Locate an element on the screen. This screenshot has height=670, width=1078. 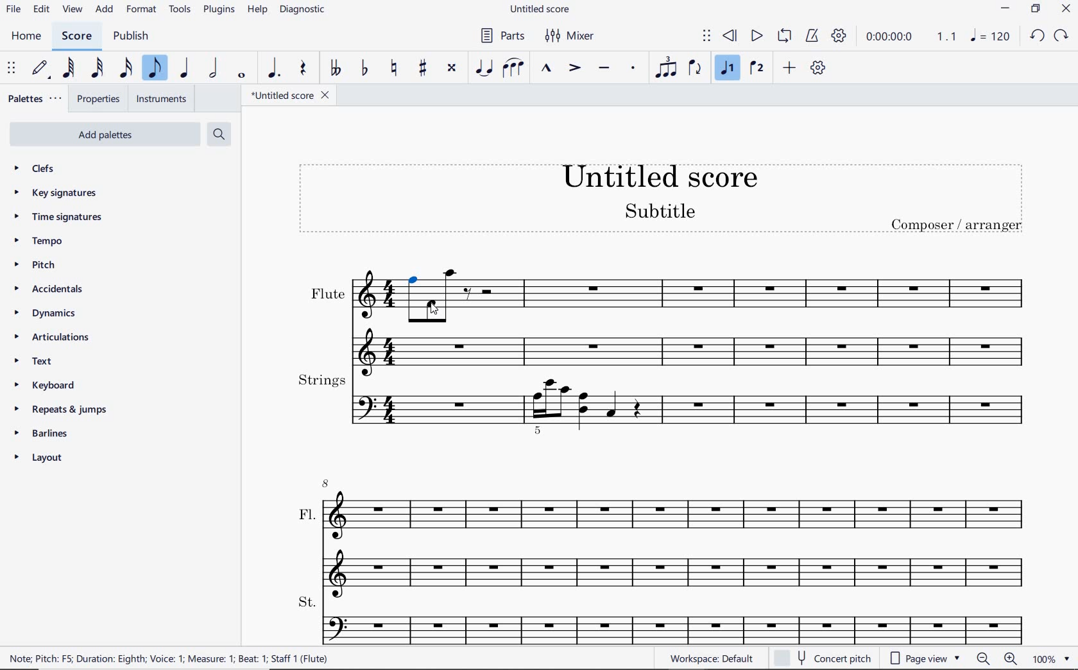
MARCATO is located at coordinates (547, 69).